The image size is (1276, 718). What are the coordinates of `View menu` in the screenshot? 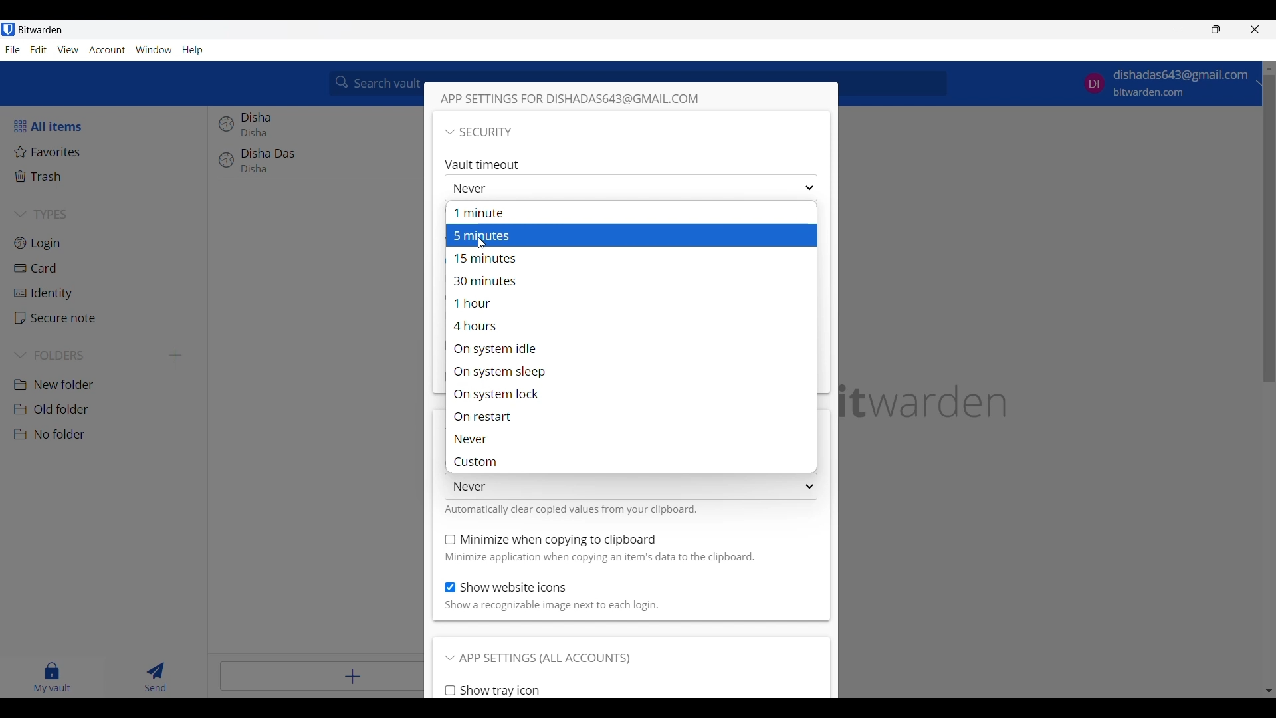 It's located at (68, 50).